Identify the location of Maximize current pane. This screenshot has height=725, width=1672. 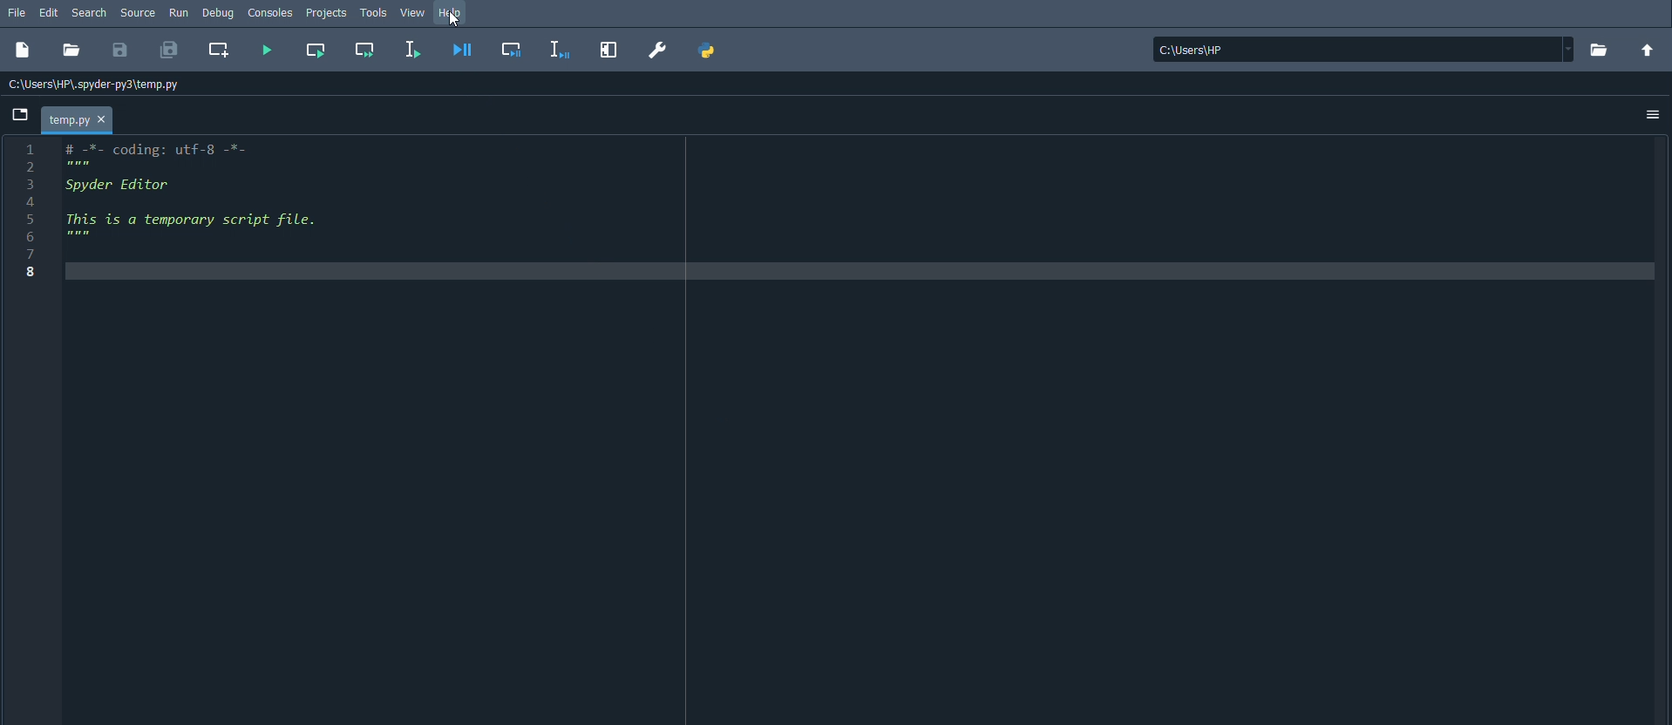
(608, 49).